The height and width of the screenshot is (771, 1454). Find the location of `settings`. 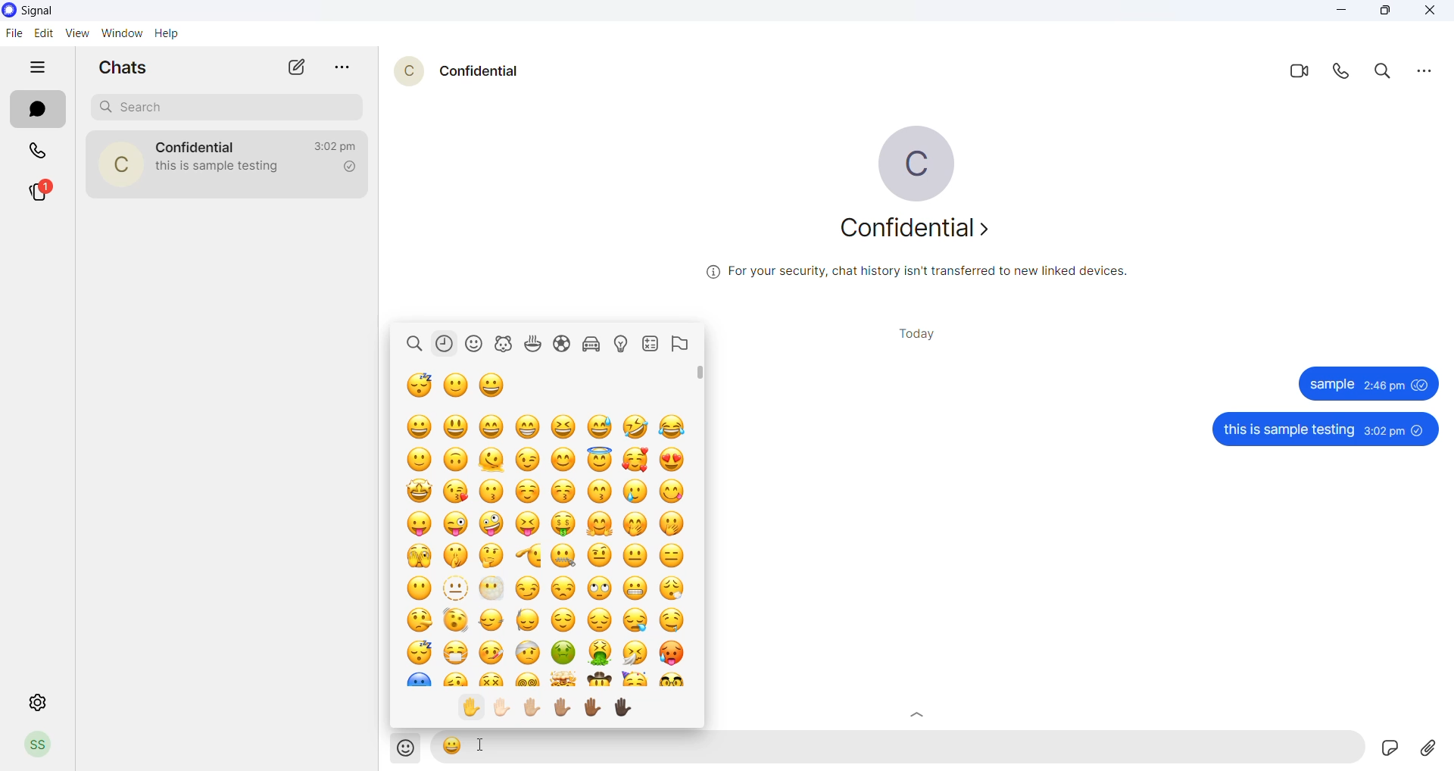

settings is located at coordinates (31, 704).